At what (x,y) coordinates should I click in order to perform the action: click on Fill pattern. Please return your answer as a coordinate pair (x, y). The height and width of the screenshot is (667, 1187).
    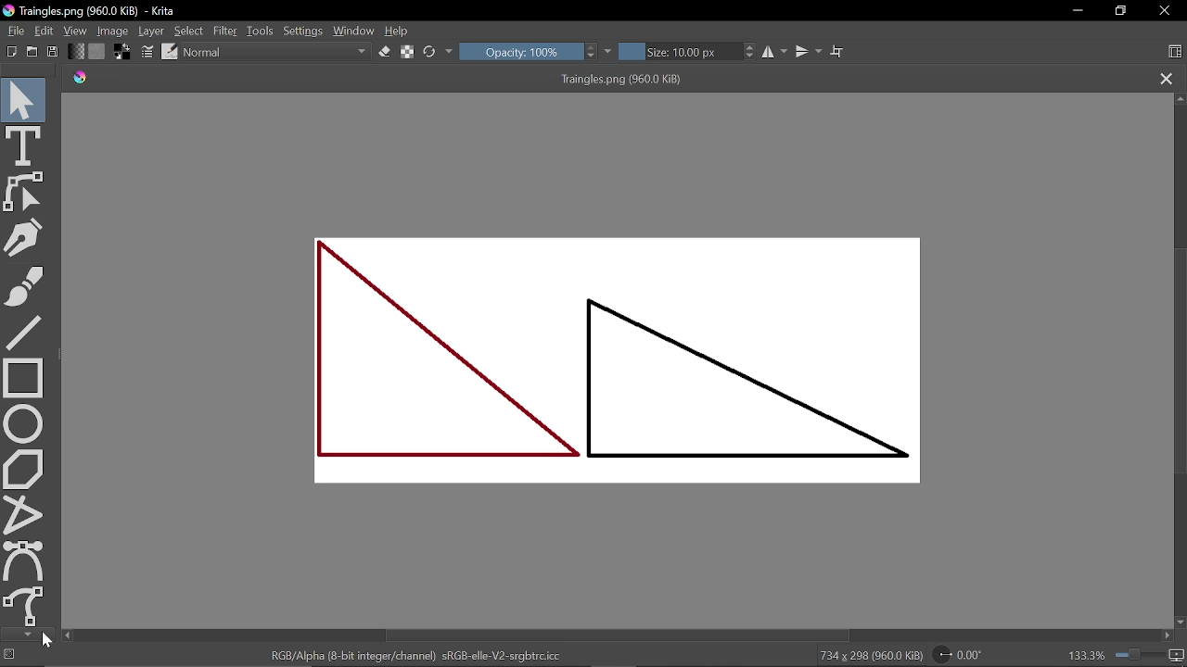
    Looking at the image, I should click on (97, 51).